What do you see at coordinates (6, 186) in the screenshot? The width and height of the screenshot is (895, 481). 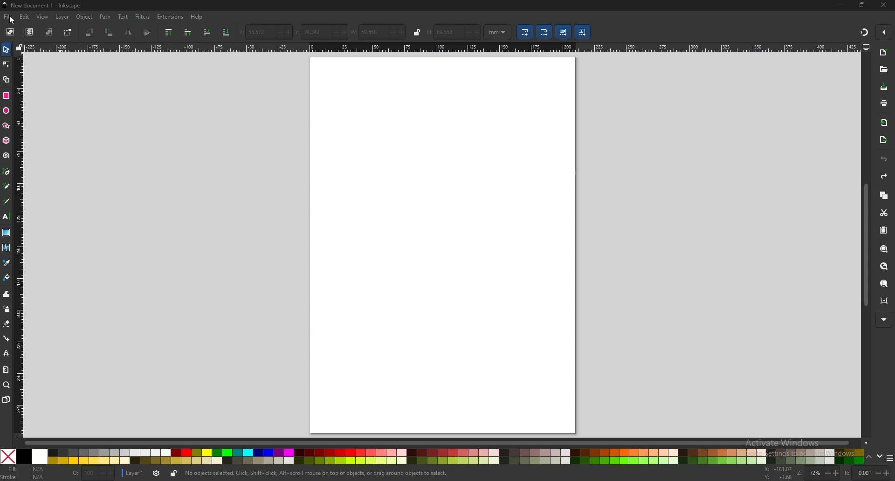 I see `pencil` at bounding box center [6, 186].